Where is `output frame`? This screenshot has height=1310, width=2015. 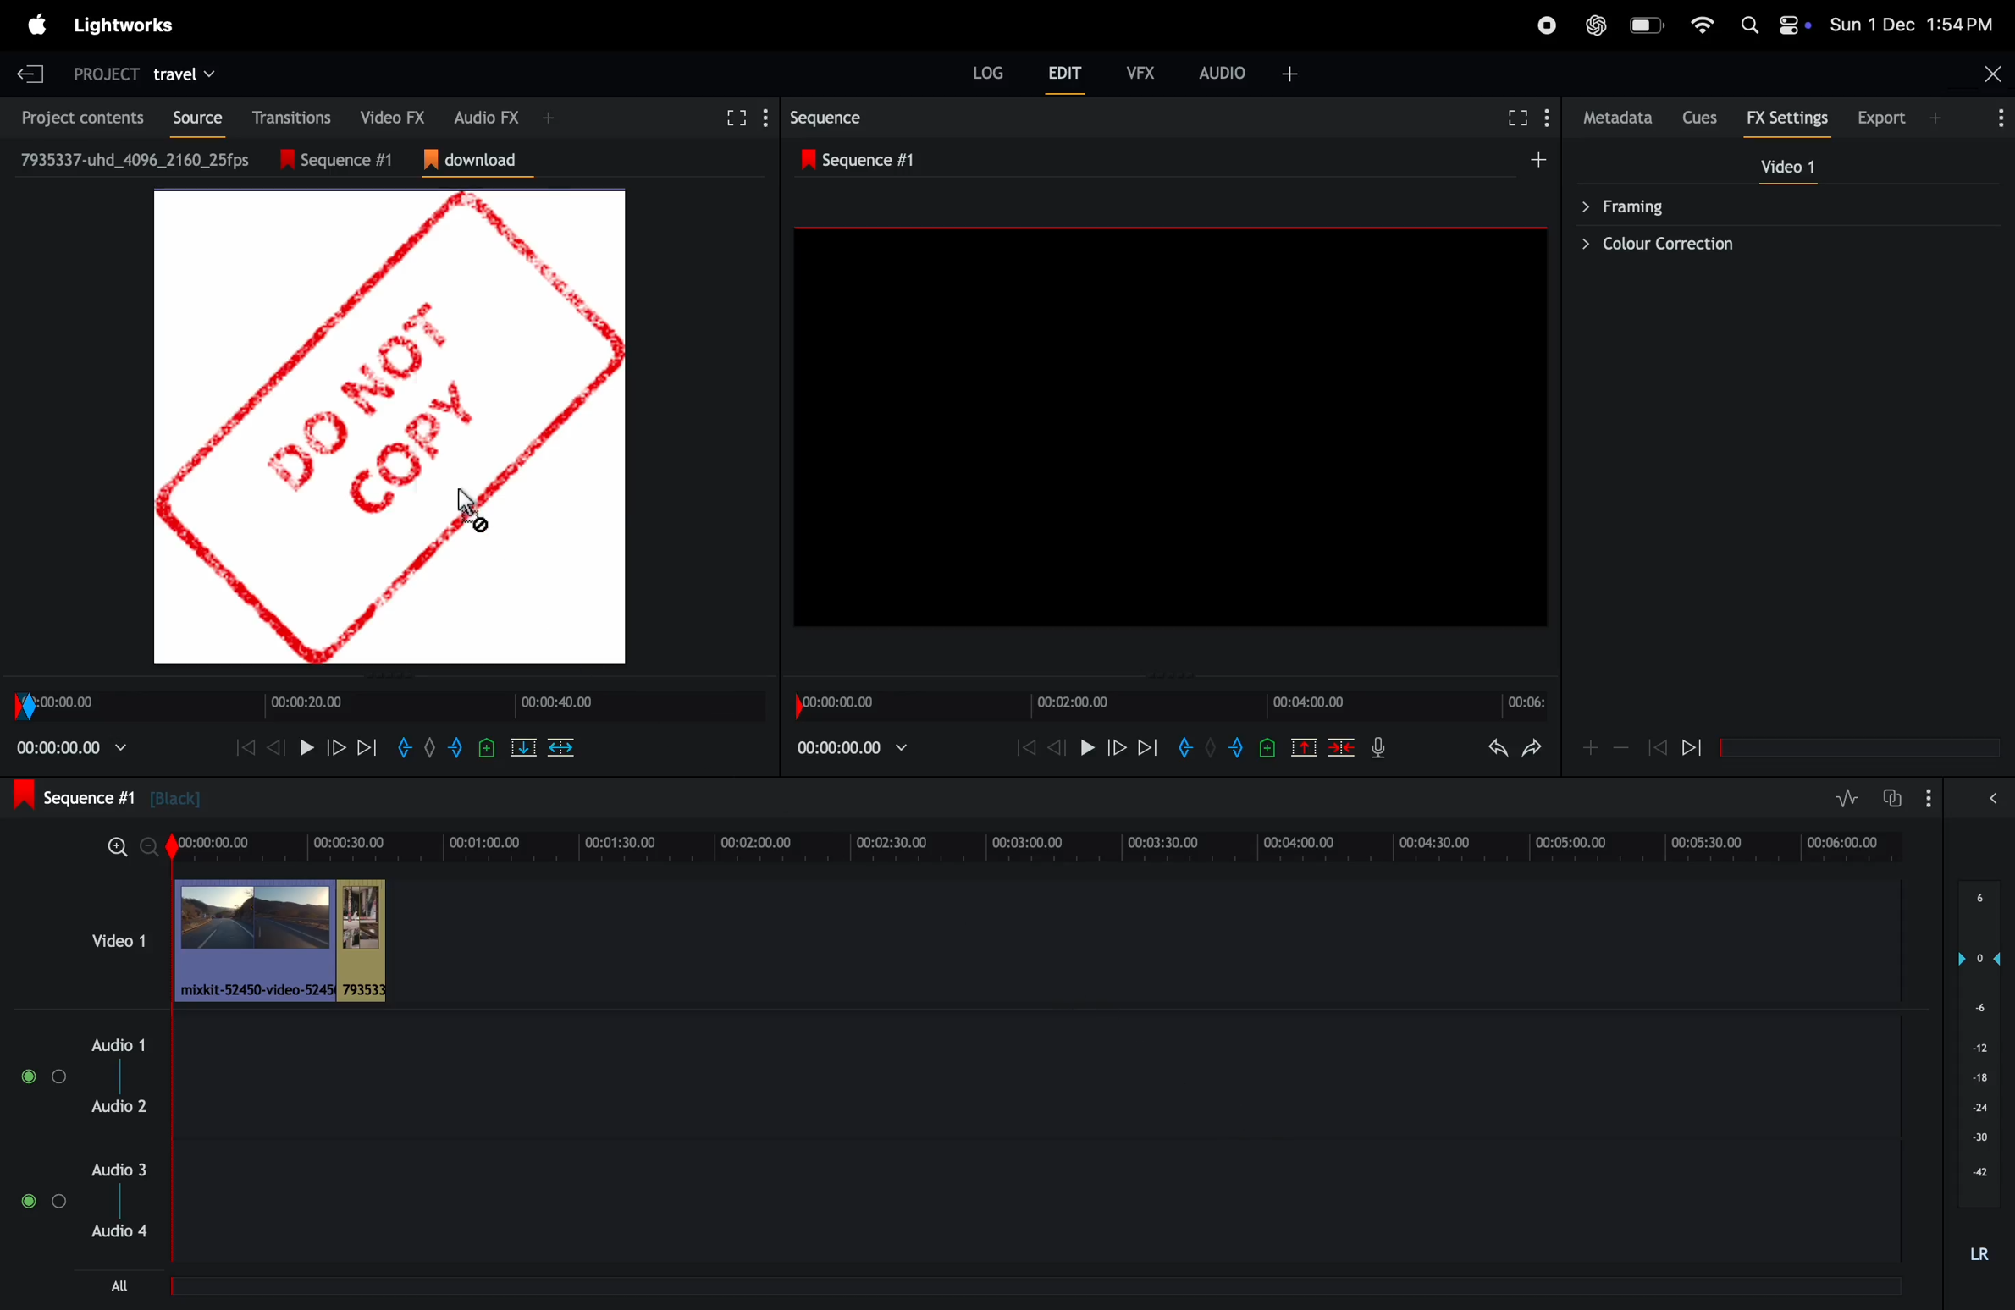
output frame is located at coordinates (1170, 426).